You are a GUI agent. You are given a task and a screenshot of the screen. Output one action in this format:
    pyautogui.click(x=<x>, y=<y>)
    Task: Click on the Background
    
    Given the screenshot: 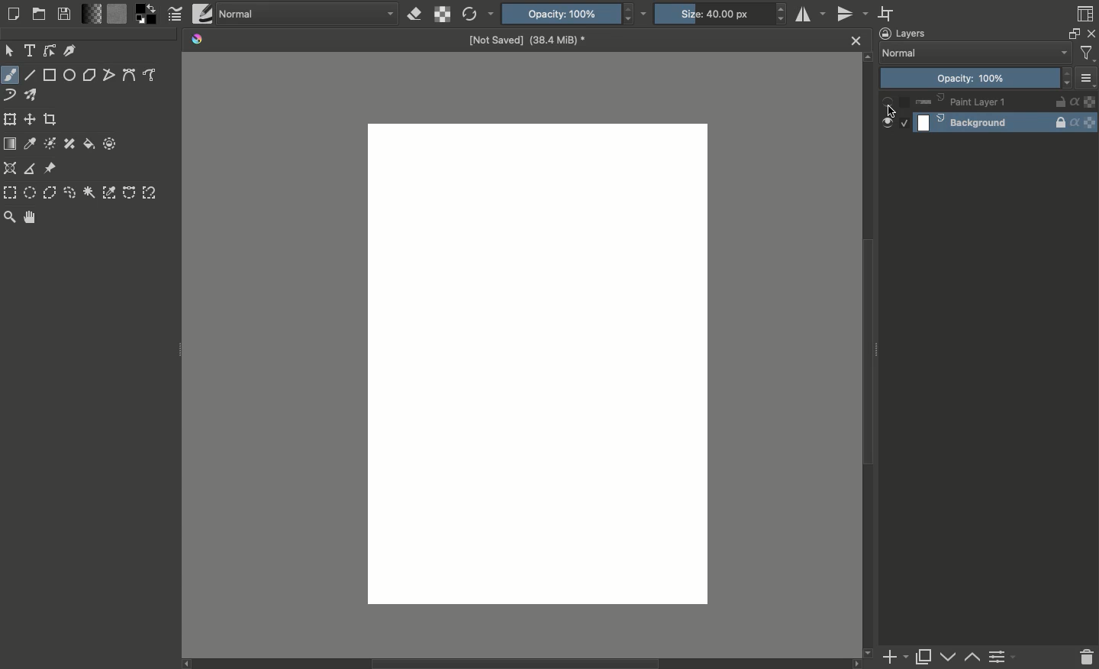 What is the action you would take?
    pyautogui.click(x=1092, y=114)
    